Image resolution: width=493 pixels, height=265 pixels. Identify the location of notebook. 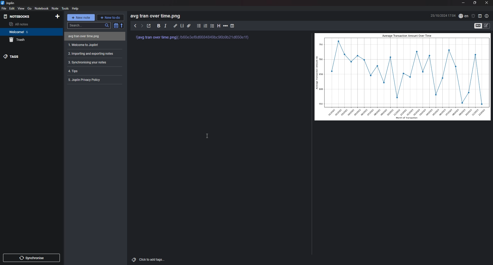
(42, 8).